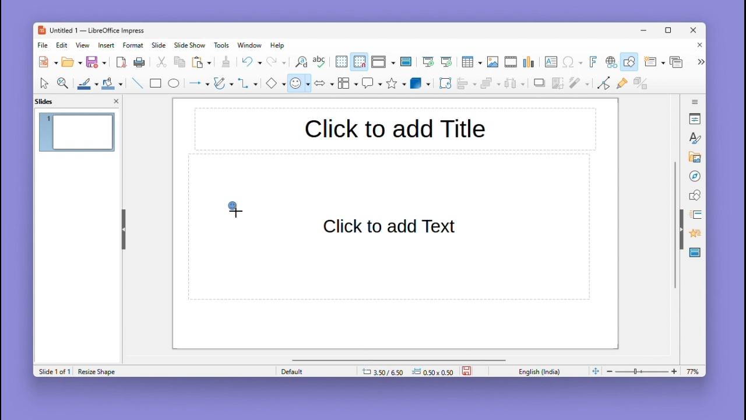 Image resolution: width=746 pixels, height=420 pixels. What do you see at coordinates (78, 134) in the screenshot?
I see `current slide` at bounding box center [78, 134].